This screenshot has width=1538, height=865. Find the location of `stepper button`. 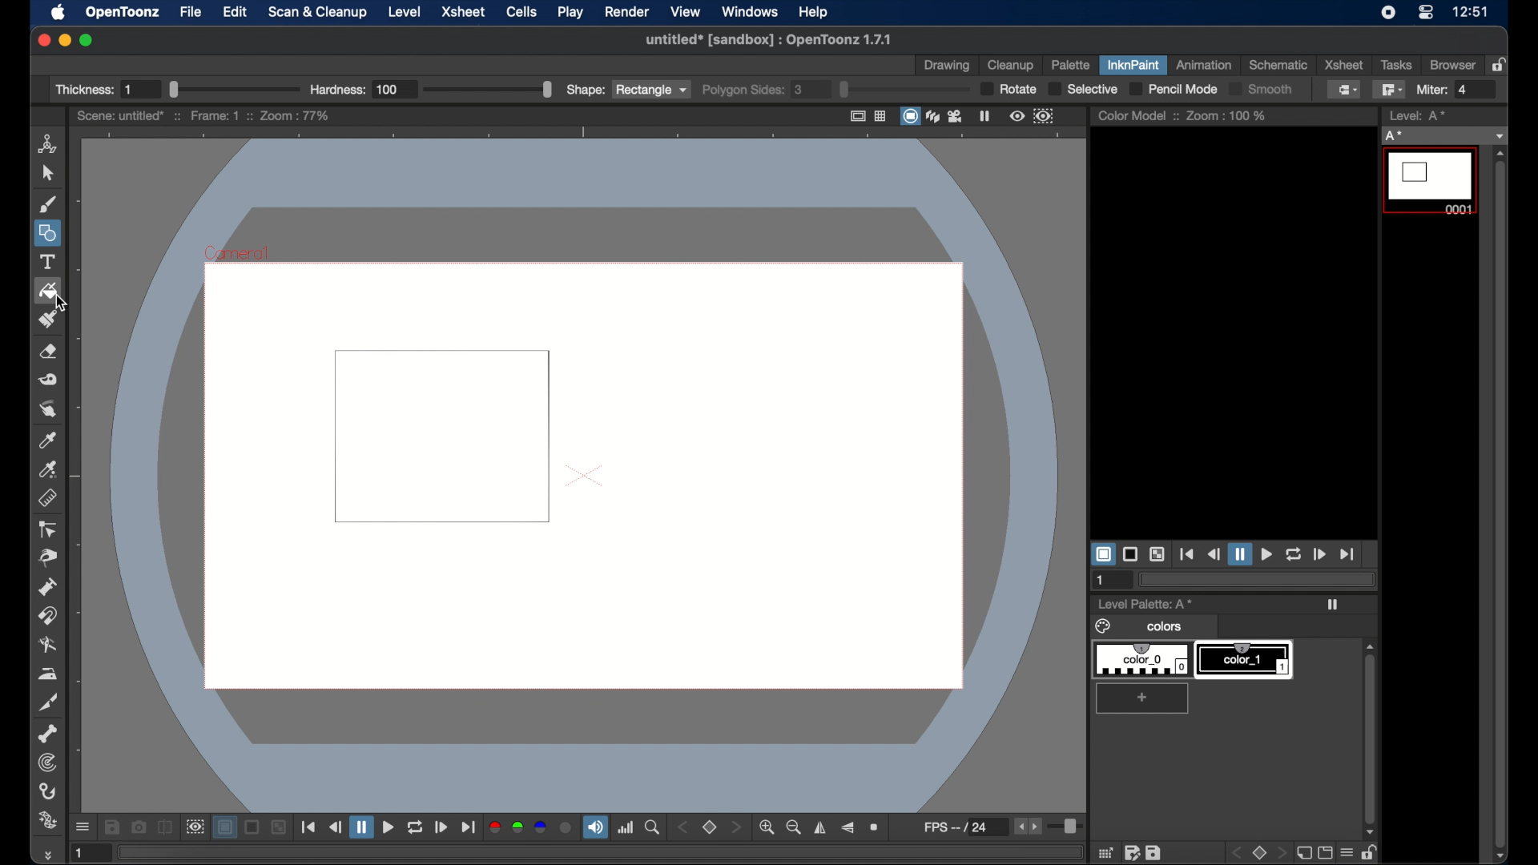

stepper button is located at coordinates (682, 827).